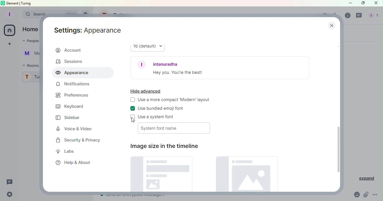 Image resolution: width=383 pixels, height=201 pixels. What do you see at coordinates (10, 31) in the screenshot?
I see `Home` at bounding box center [10, 31].